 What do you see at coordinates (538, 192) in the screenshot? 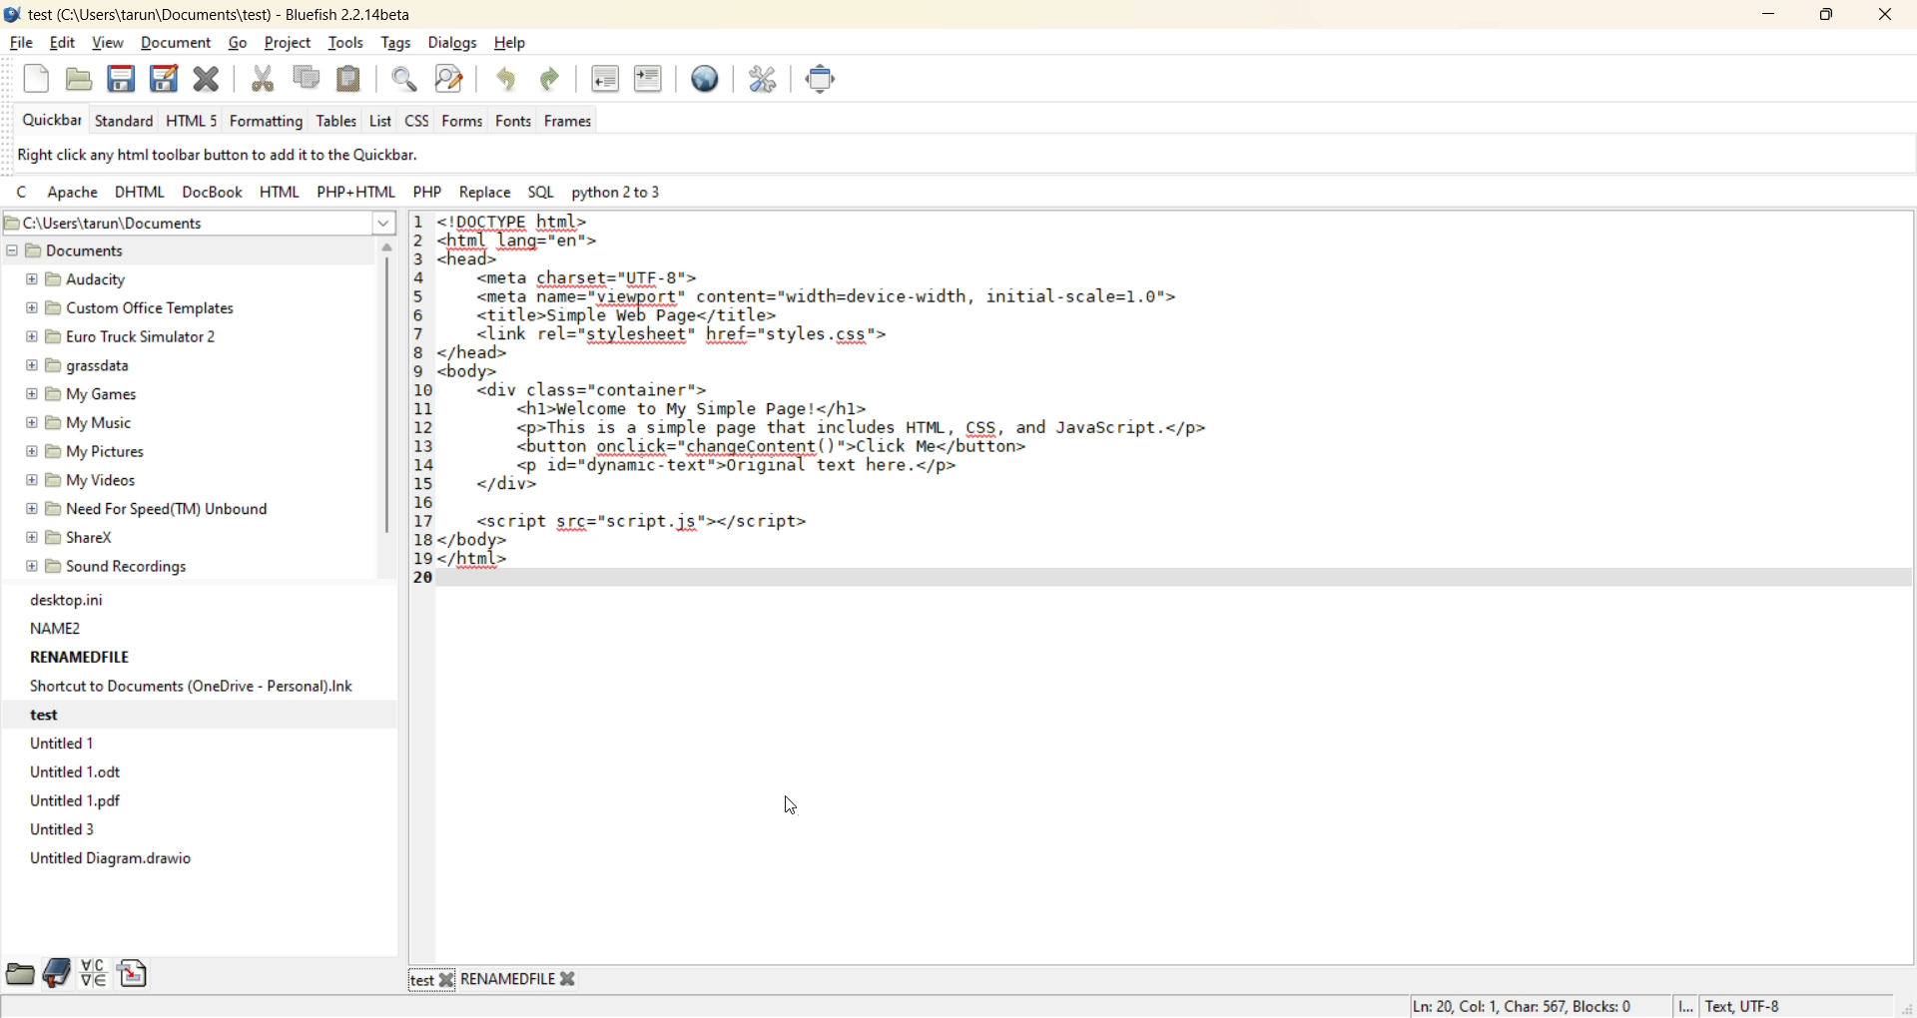
I see `sql` at bounding box center [538, 192].